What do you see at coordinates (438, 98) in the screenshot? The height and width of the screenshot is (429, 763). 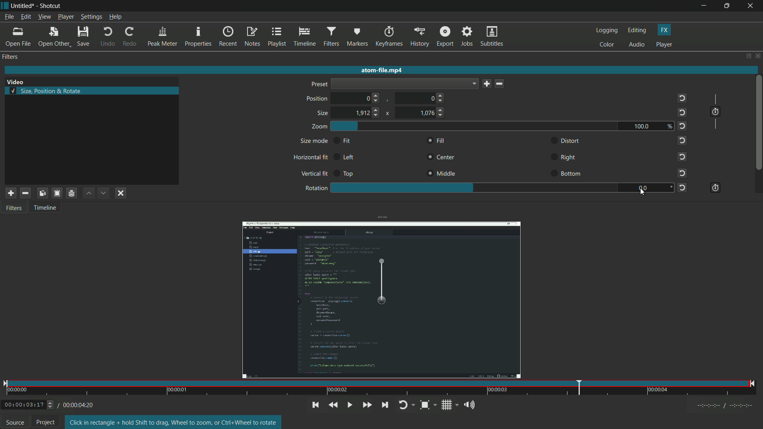 I see `0 (choose position)` at bounding box center [438, 98].